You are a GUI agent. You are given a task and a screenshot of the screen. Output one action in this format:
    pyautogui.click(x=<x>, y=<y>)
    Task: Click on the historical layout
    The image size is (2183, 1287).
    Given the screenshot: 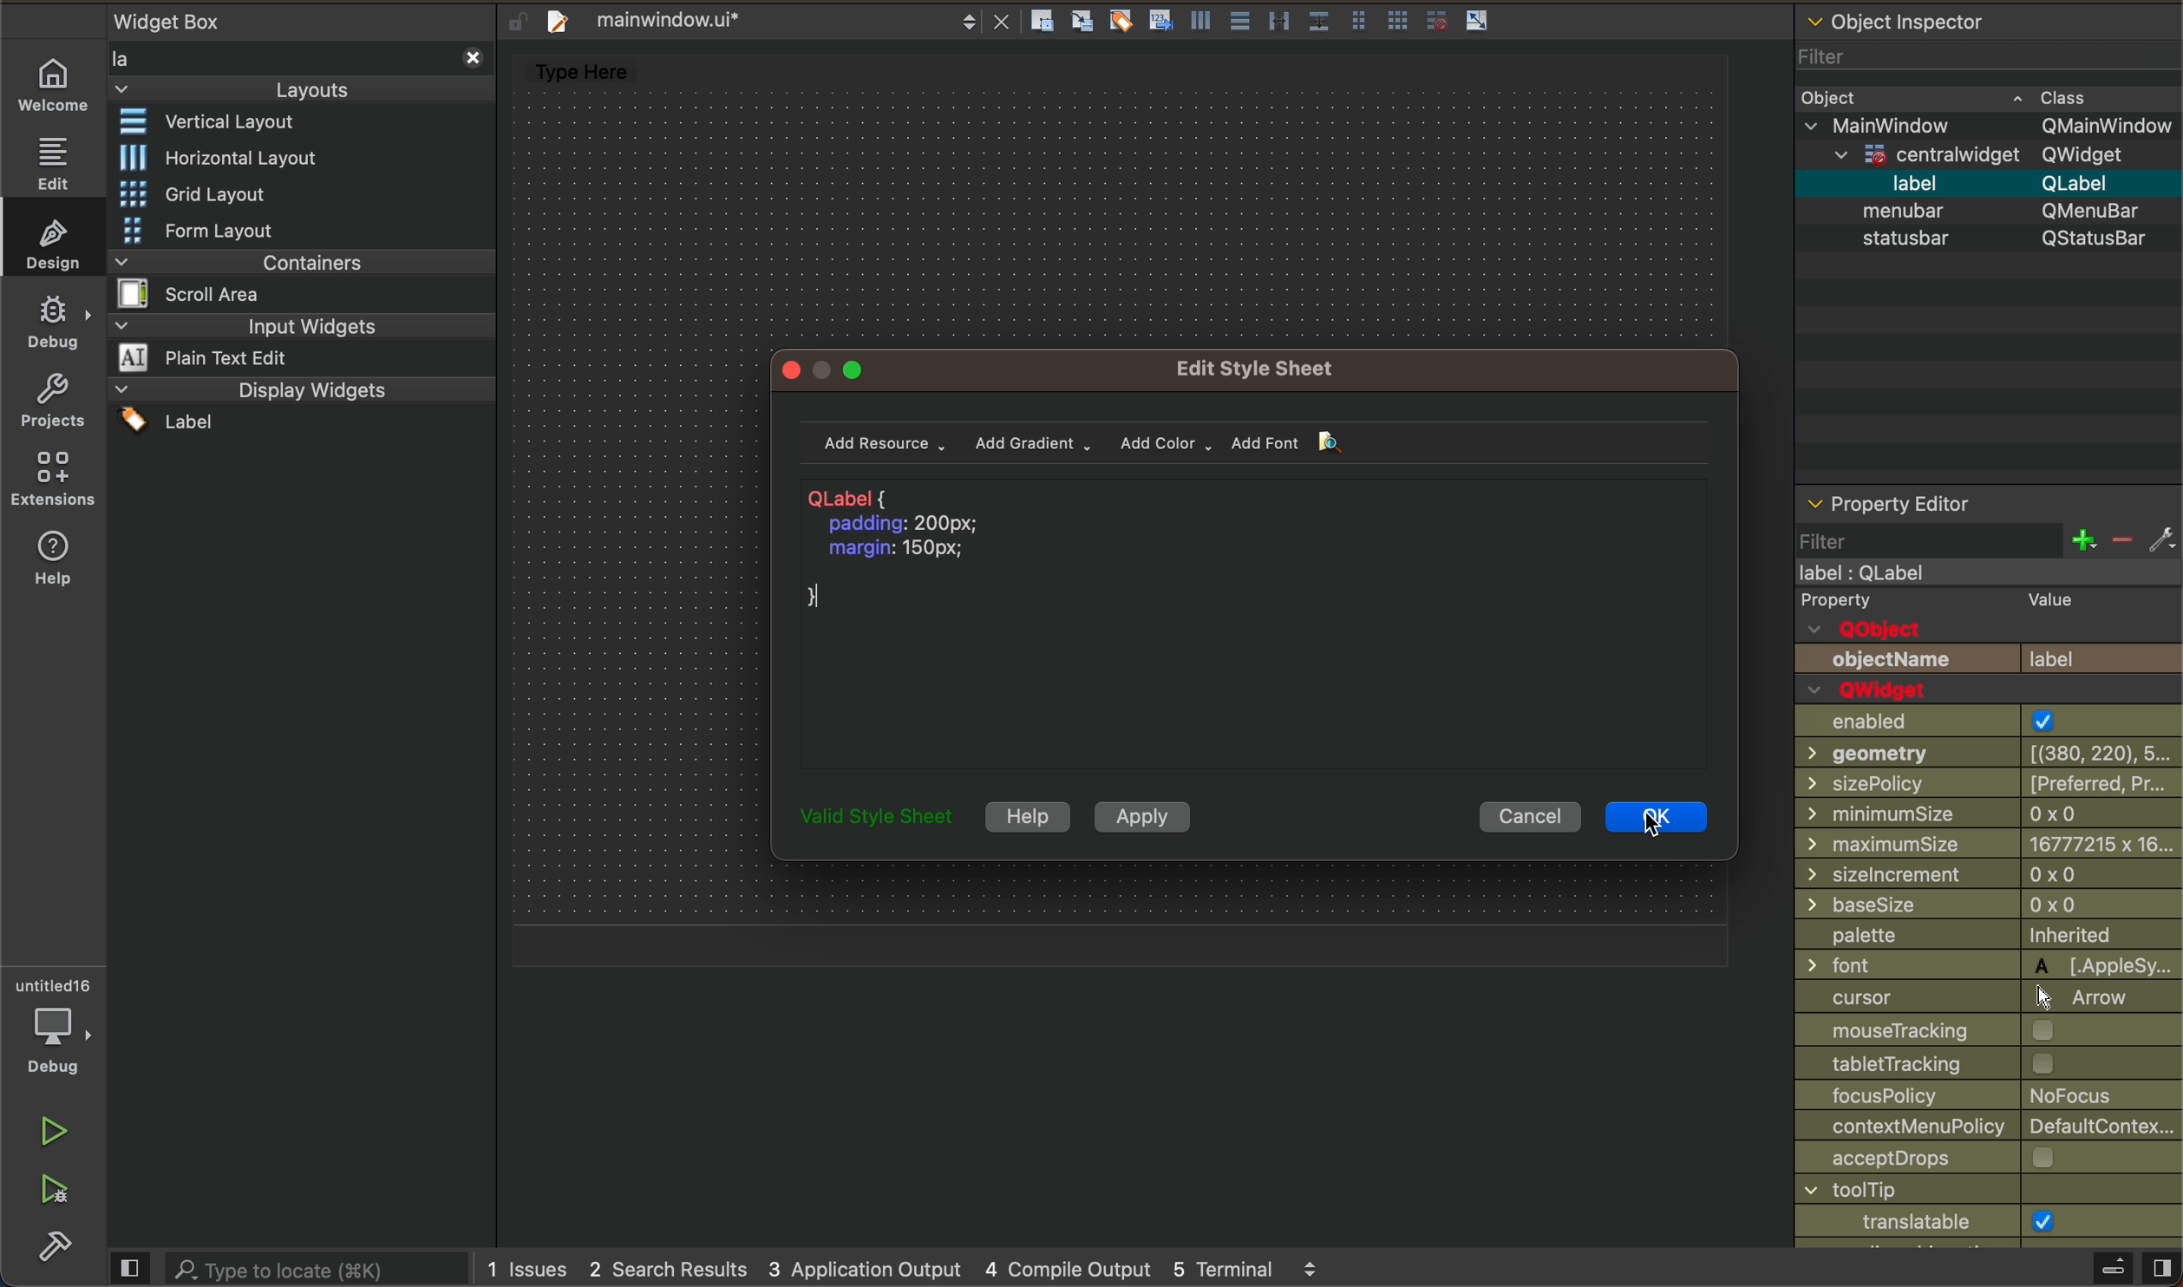 What is the action you would take?
    pyautogui.click(x=221, y=157)
    